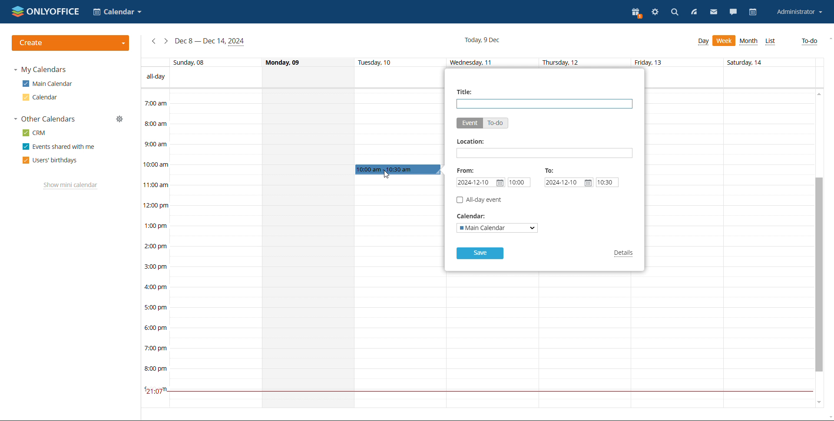 This screenshot has width=834, height=421. What do you see at coordinates (480, 253) in the screenshot?
I see `save` at bounding box center [480, 253].